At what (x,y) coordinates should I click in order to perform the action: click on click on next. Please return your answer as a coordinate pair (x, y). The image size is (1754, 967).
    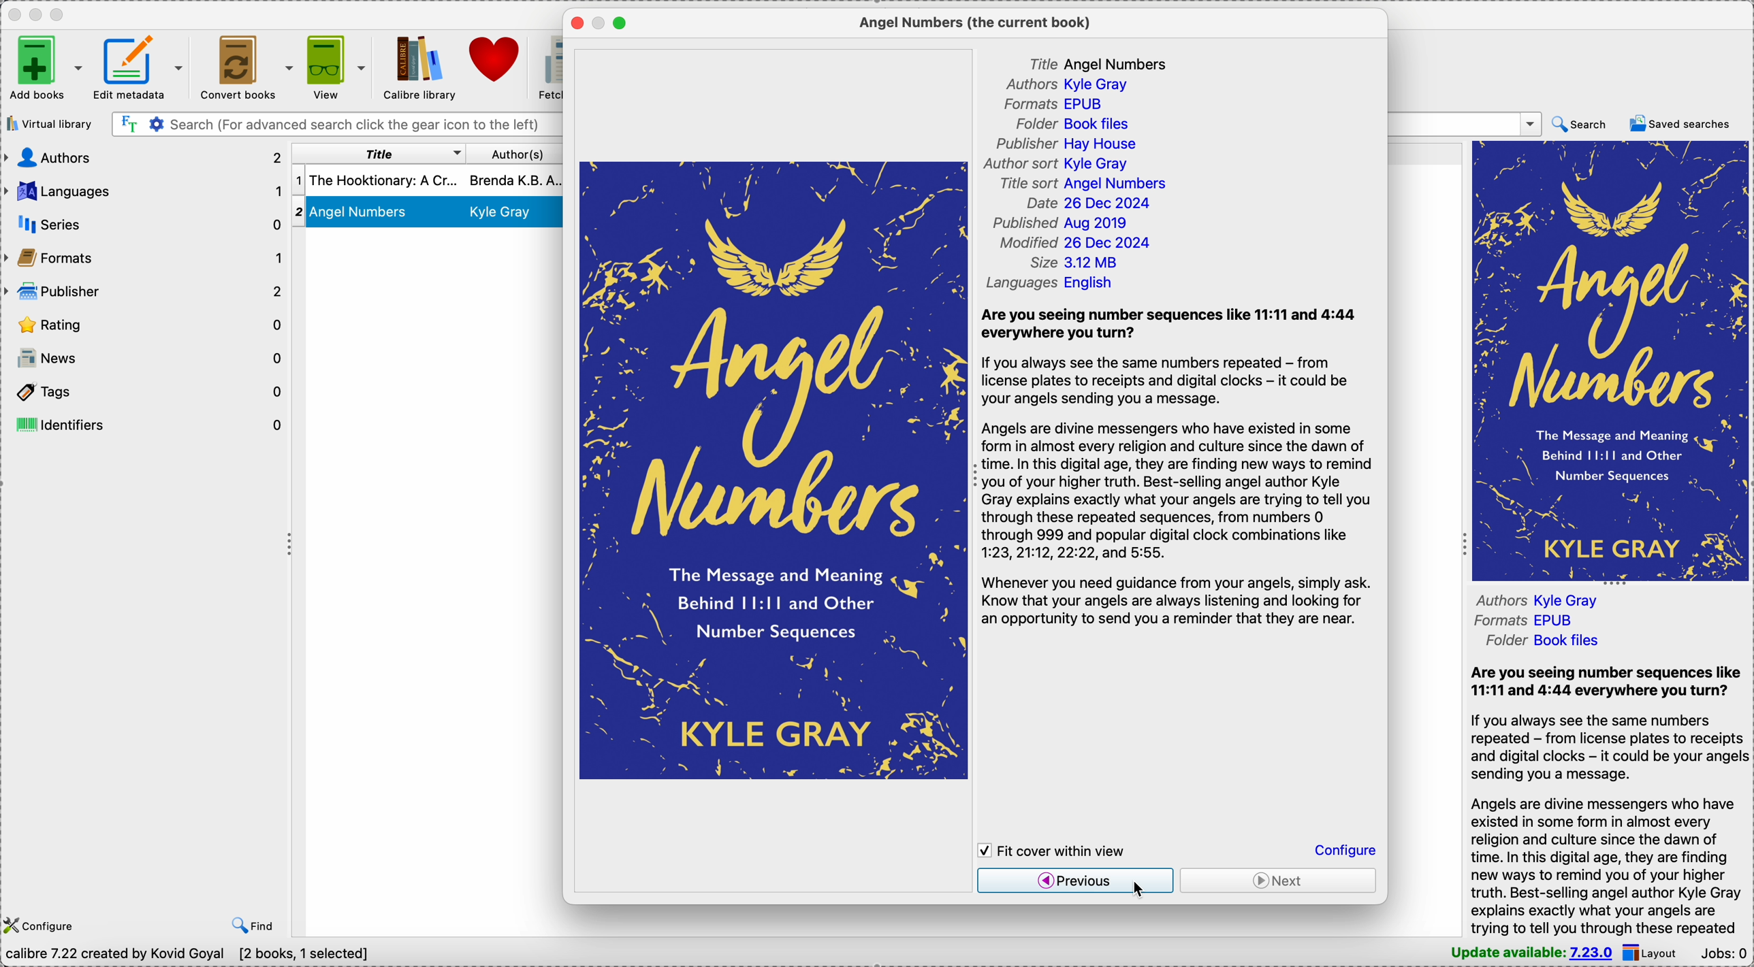
    Looking at the image, I should click on (1279, 884).